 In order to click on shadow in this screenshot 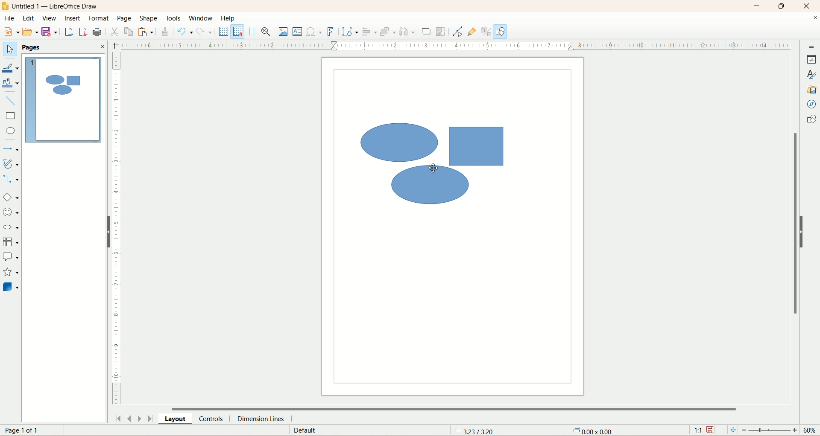, I will do `click(427, 33)`.